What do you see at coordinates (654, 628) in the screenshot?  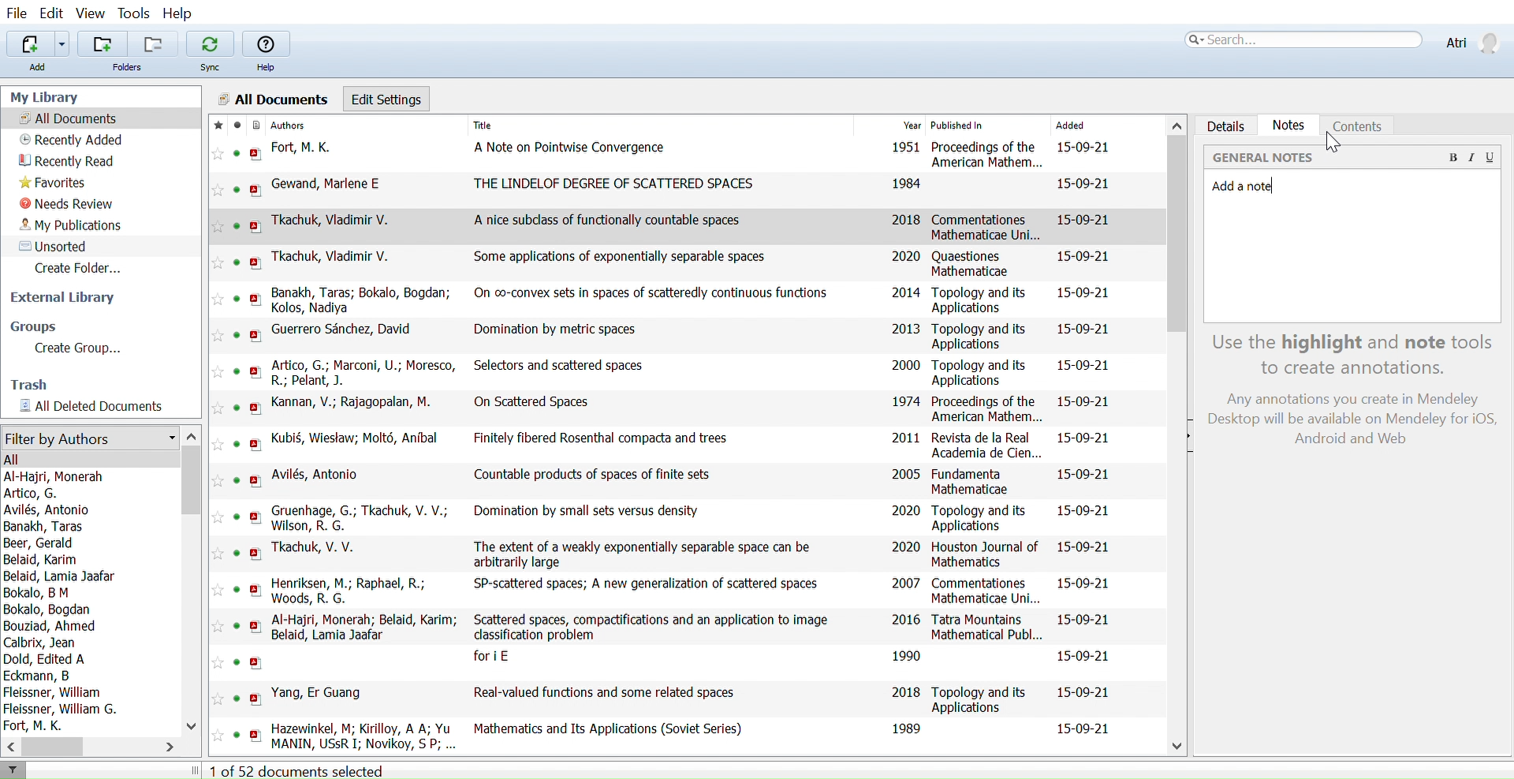 I see `Scattered spaces, compactifications and an application to image classification problem` at bounding box center [654, 628].